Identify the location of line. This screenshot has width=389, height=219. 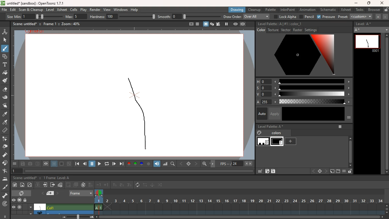
(138, 113).